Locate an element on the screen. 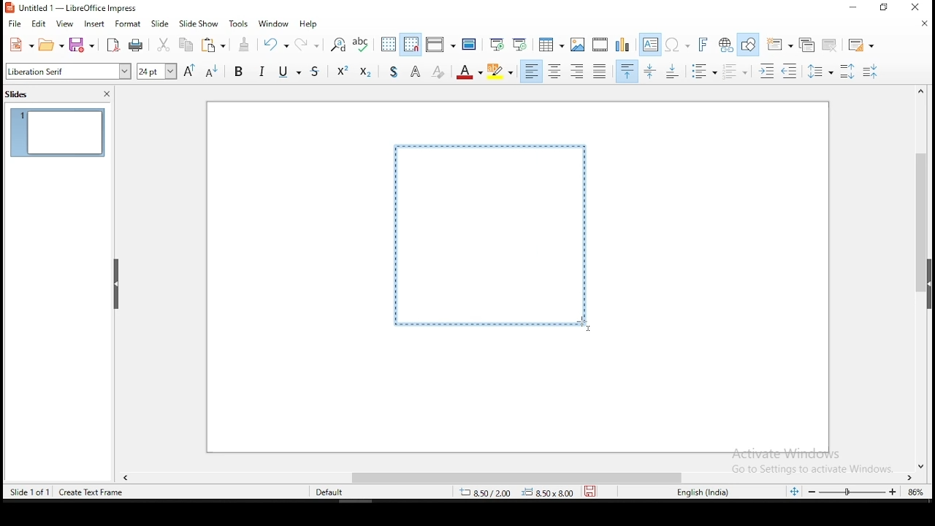 The height and width of the screenshot is (526, 935). copy is located at coordinates (187, 45).